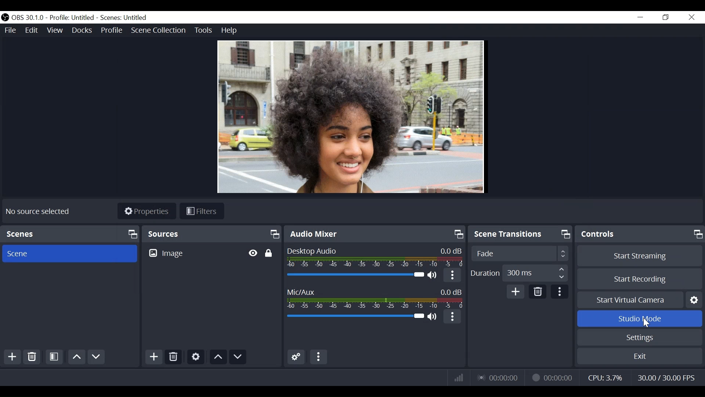  What do you see at coordinates (539, 292) in the screenshot?
I see `Delete` at bounding box center [539, 292].